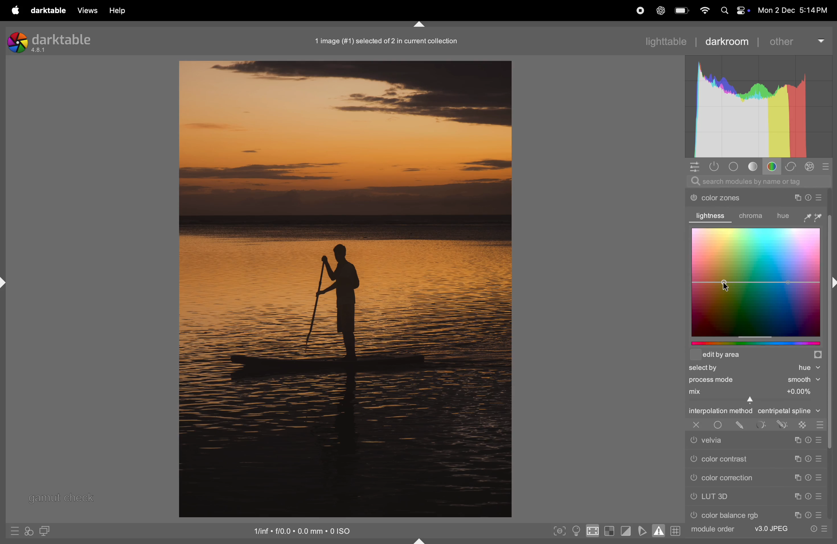 The width and height of the screenshot is (837, 544). What do you see at coordinates (783, 424) in the screenshot?
I see `` at bounding box center [783, 424].